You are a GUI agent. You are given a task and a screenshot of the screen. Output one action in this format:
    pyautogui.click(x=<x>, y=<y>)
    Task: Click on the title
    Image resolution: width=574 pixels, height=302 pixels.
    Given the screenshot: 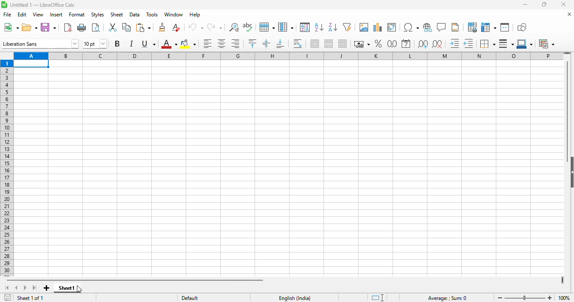 What is the action you would take?
    pyautogui.click(x=43, y=5)
    